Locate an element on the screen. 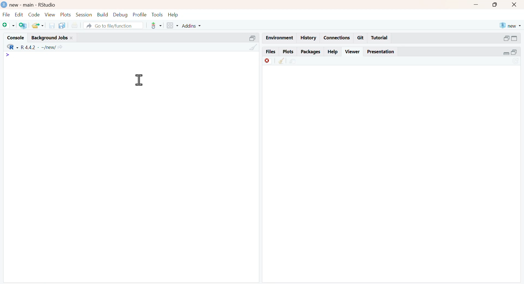  Background Jobs is located at coordinates (57, 37).